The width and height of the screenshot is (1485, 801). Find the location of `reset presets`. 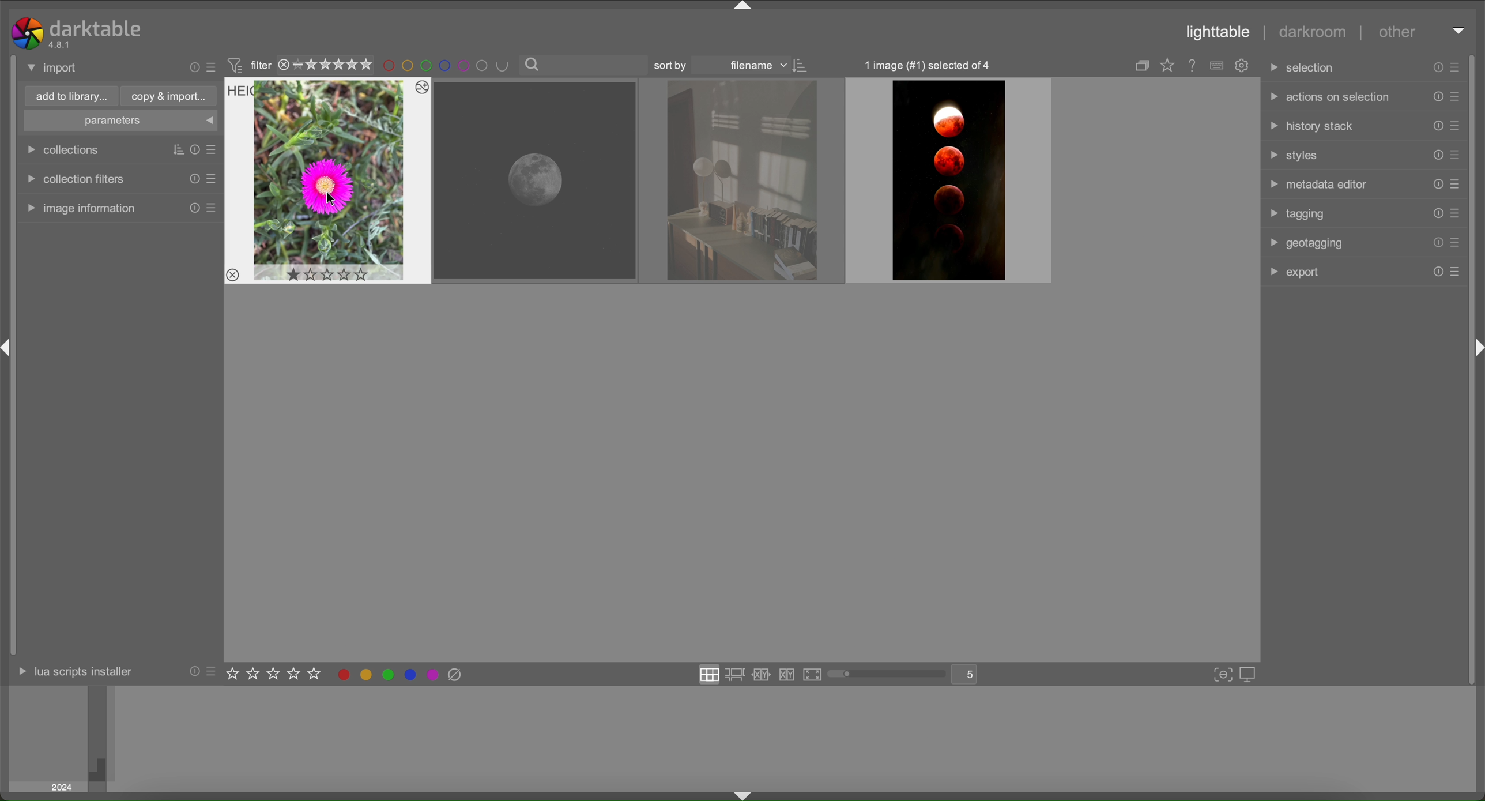

reset presets is located at coordinates (1436, 155).